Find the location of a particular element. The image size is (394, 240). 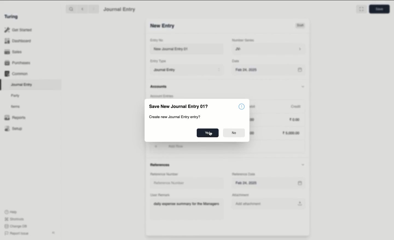

Dashboard is located at coordinates (18, 41).